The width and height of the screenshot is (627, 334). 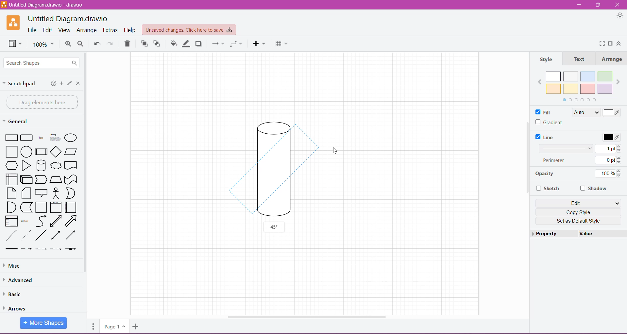 What do you see at coordinates (129, 43) in the screenshot?
I see `Delete` at bounding box center [129, 43].